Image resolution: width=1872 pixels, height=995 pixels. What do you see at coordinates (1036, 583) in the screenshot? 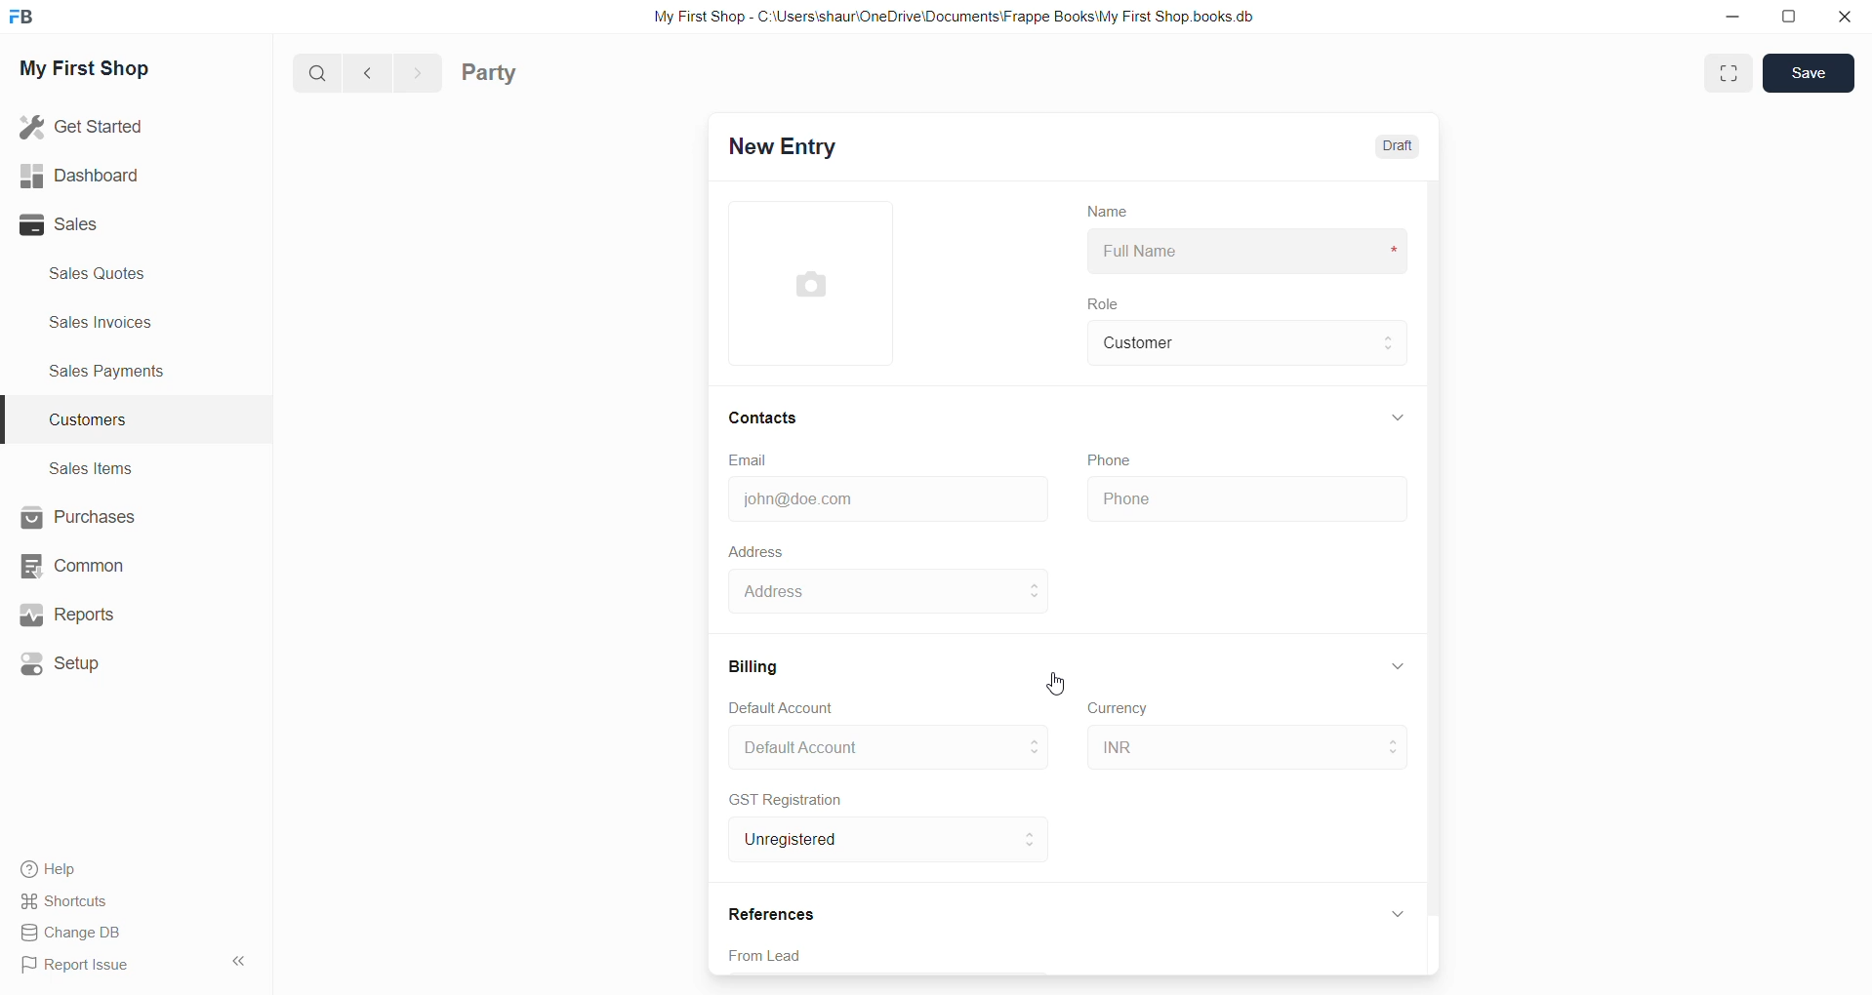
I see `move to above address` at bounding box center [1036, 583].